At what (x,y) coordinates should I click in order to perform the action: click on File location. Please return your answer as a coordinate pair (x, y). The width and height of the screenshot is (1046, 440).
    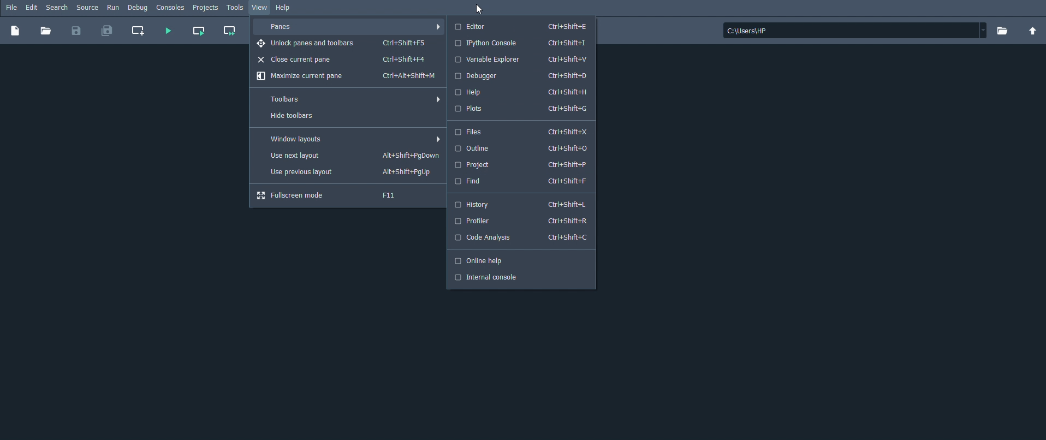
    Looking at the image, I should click on (855, 30).